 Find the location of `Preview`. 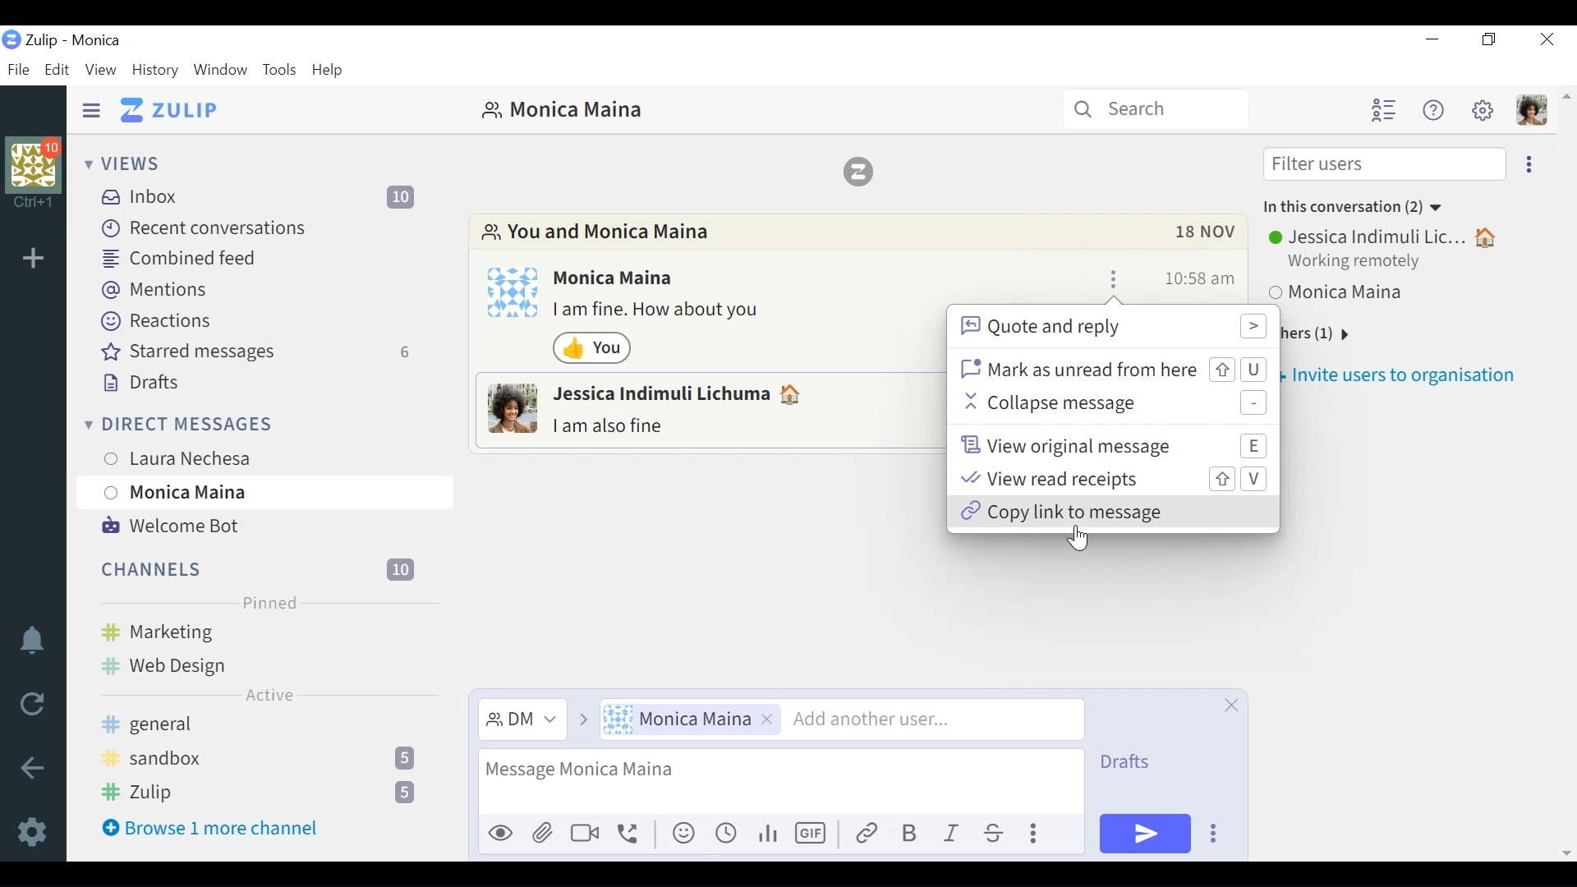

Preview is located at coordinates (500, 834).